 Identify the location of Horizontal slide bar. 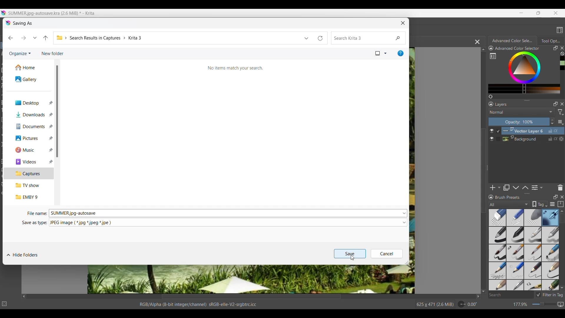
(251, 297).